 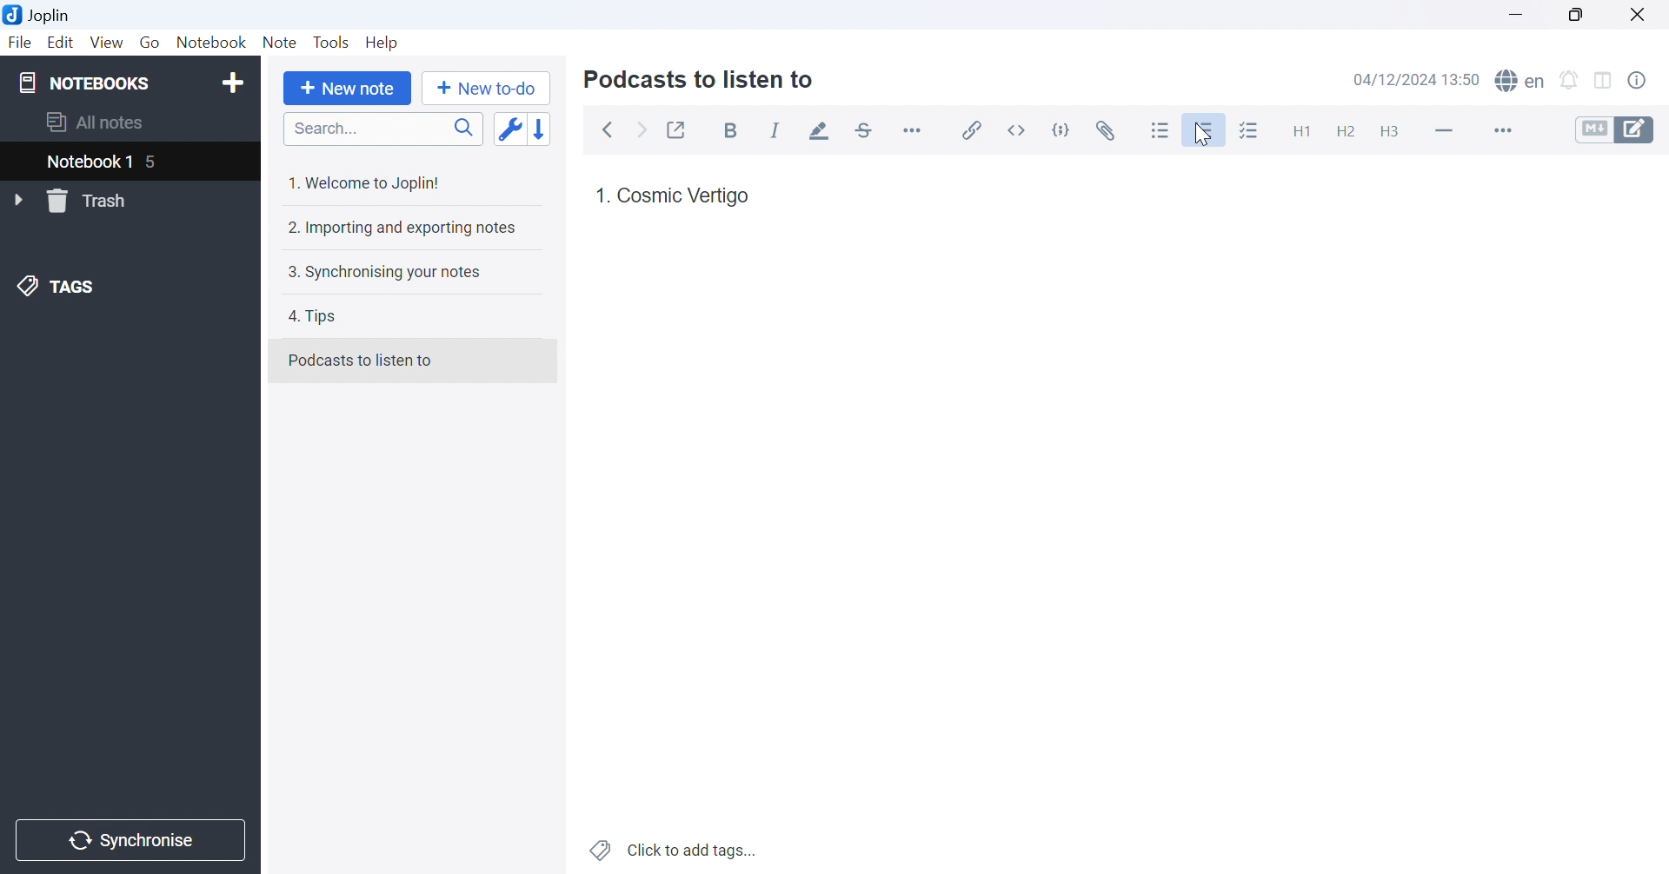 I want to click on TAGS, so click(x=58, y=289).